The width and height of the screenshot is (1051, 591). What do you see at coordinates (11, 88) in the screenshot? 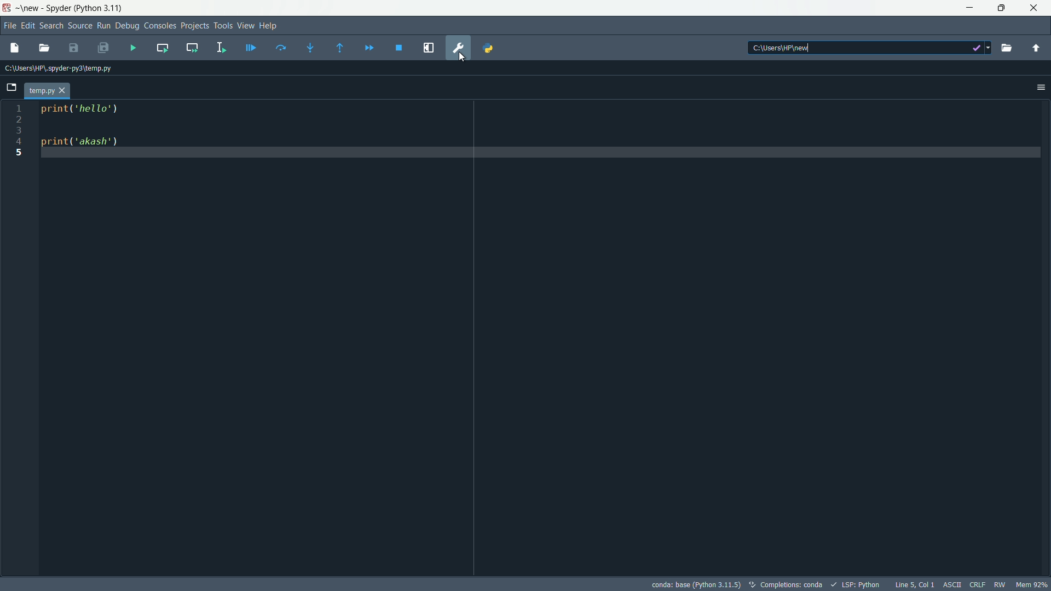
I see `browse tabs` at bounding box center [11, 88].